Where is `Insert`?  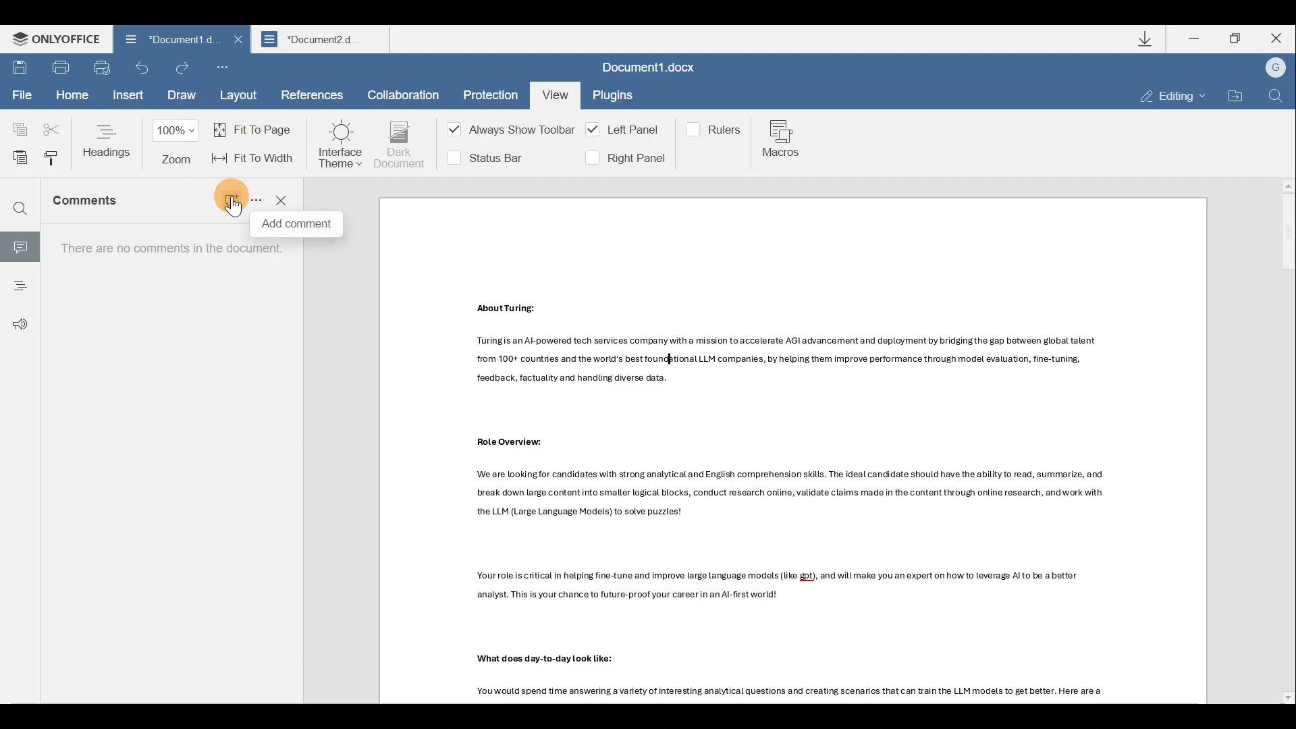 Insert is located at coordinates (126, 97).